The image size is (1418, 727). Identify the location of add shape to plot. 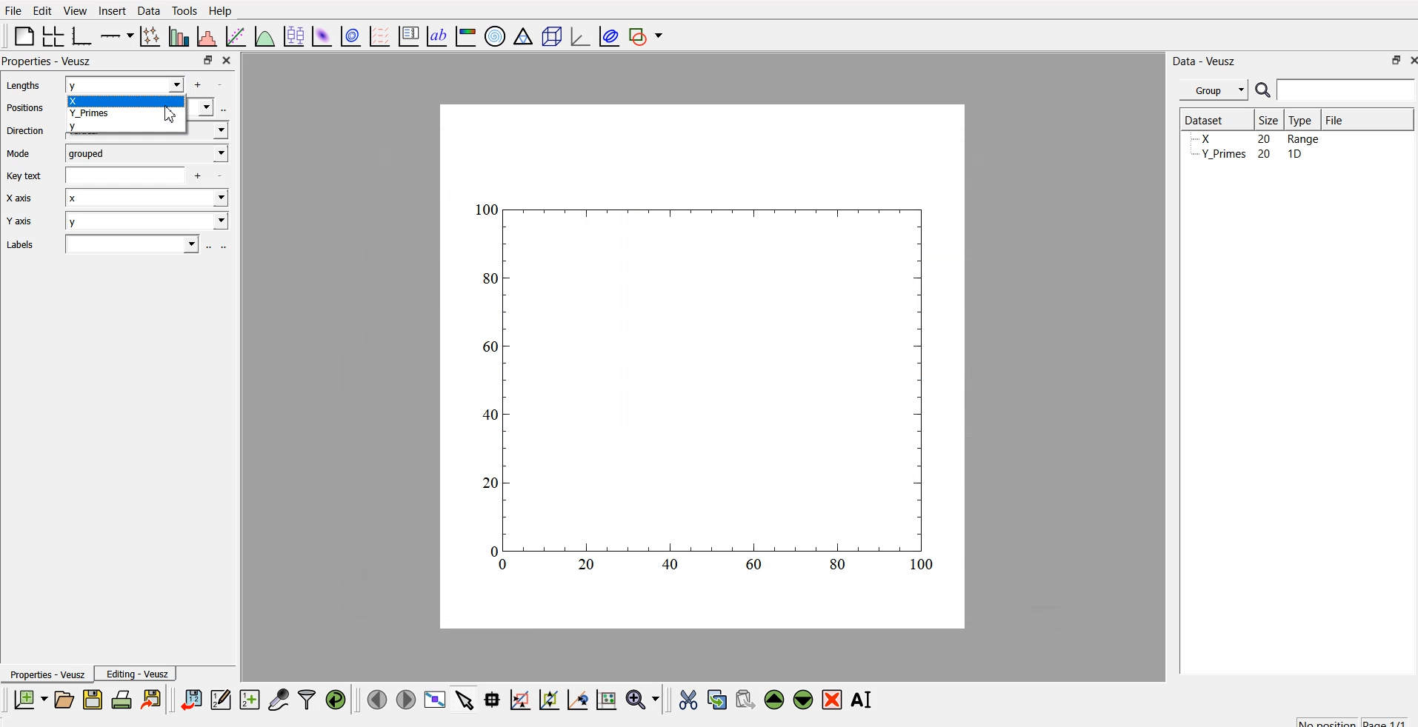
(650, 34).